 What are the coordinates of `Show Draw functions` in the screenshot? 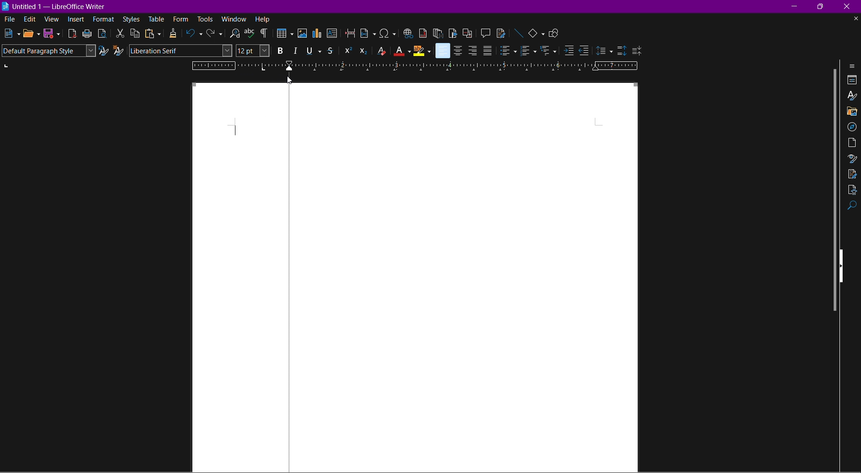 It's located at (556, 32).